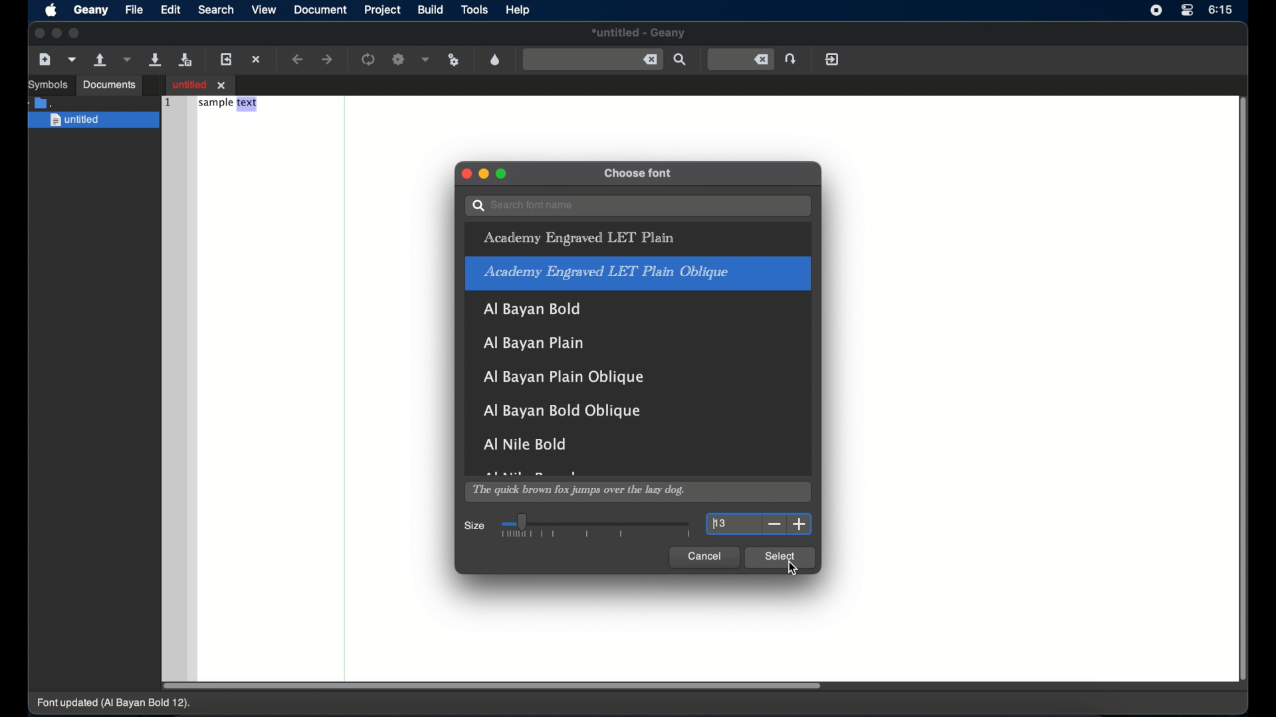 This screenshot has width=1276, height=717. I want to click on jump to entered line number, so click(793, 58).